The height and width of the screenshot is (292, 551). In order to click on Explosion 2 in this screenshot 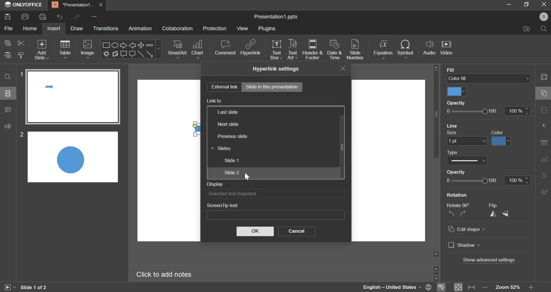, I will do `click(115, 54)`.